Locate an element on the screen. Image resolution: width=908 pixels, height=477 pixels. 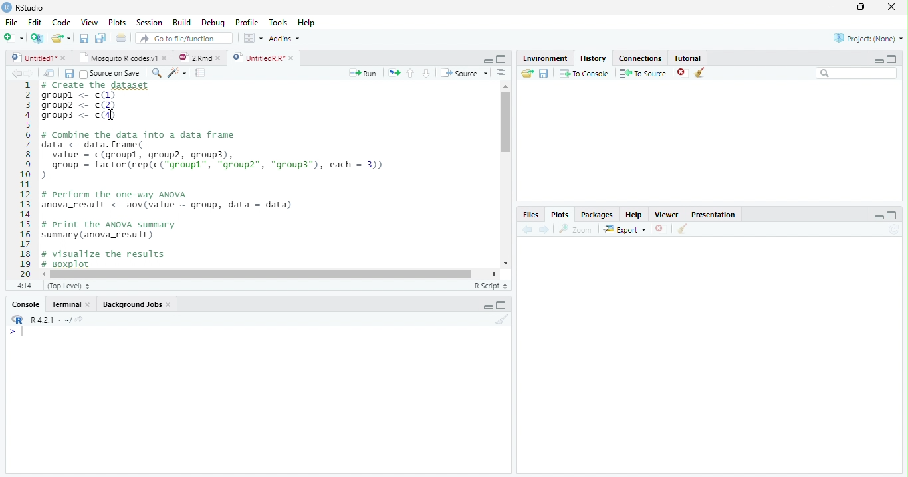
Minimize is located at coordinates (488, 308).